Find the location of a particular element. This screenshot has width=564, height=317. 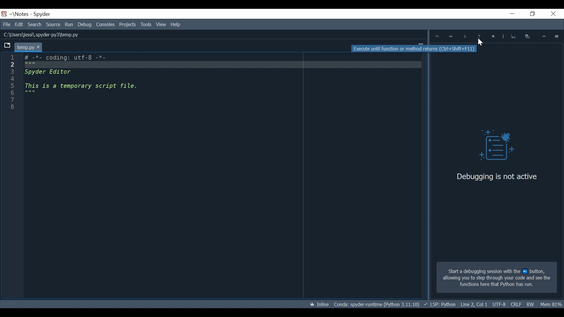

File Encoding is located at coordinates (516, 305).